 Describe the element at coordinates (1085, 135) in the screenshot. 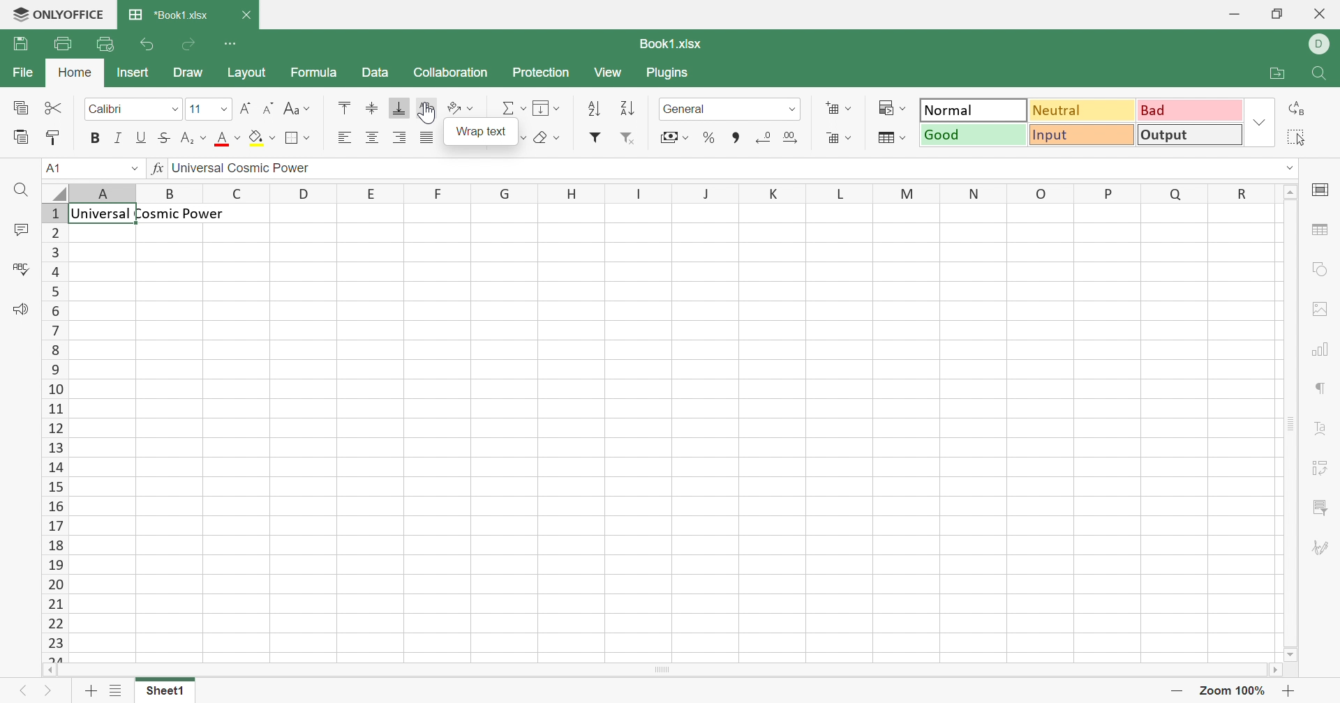

I see `Input` at that location.